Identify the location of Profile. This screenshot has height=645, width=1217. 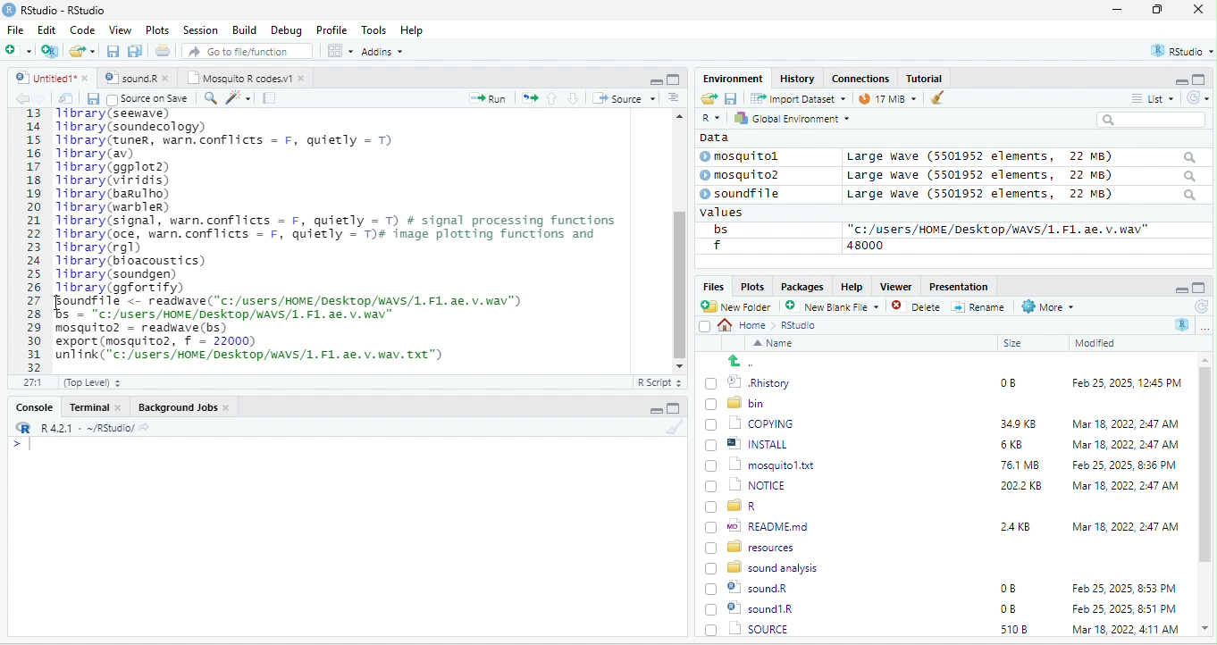
(332, 30).